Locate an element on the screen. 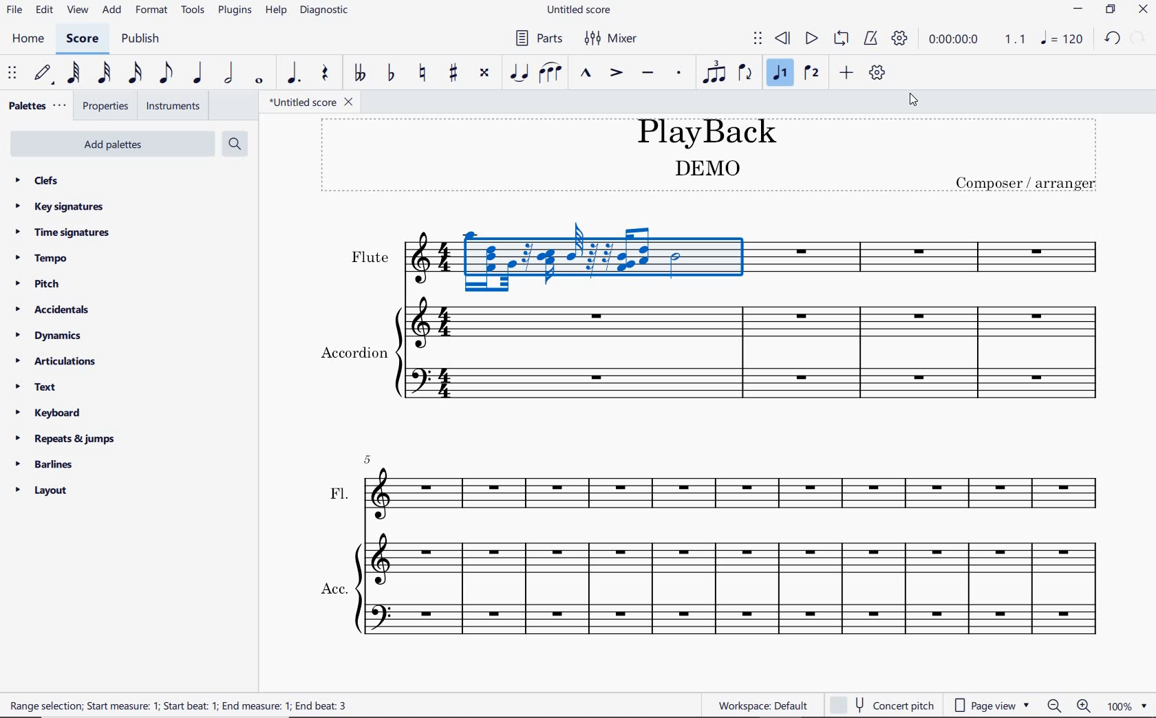  score is located at coordinates (83, 39).